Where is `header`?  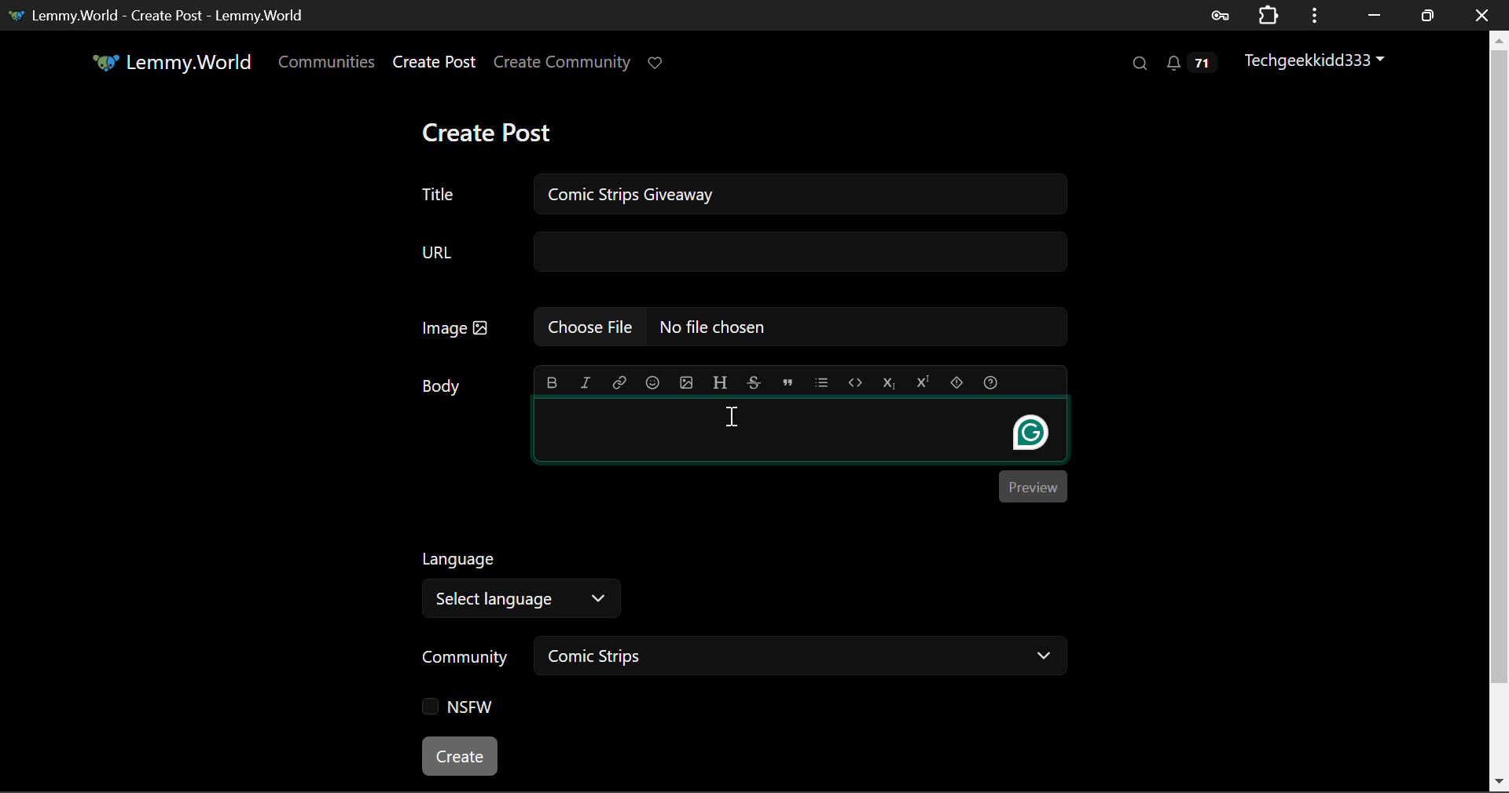
header is located at coordinates (720, 380).